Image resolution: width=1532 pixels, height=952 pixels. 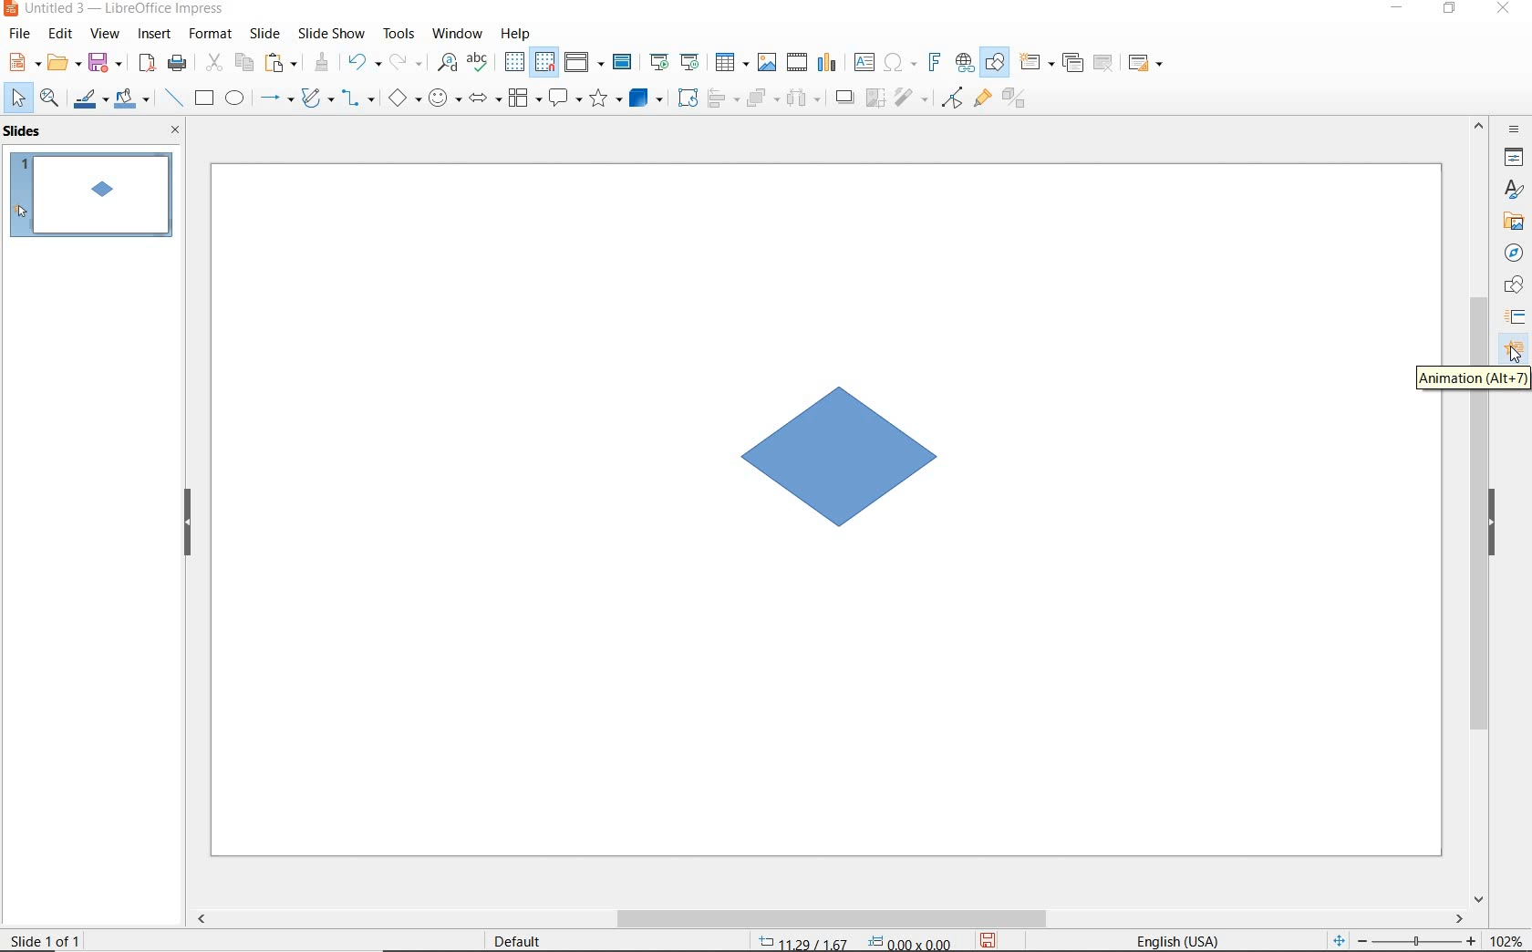 What do you see at coordinates (1182, 937) in the screenshot?
I see `text language` at bounding box center [1182, 937].